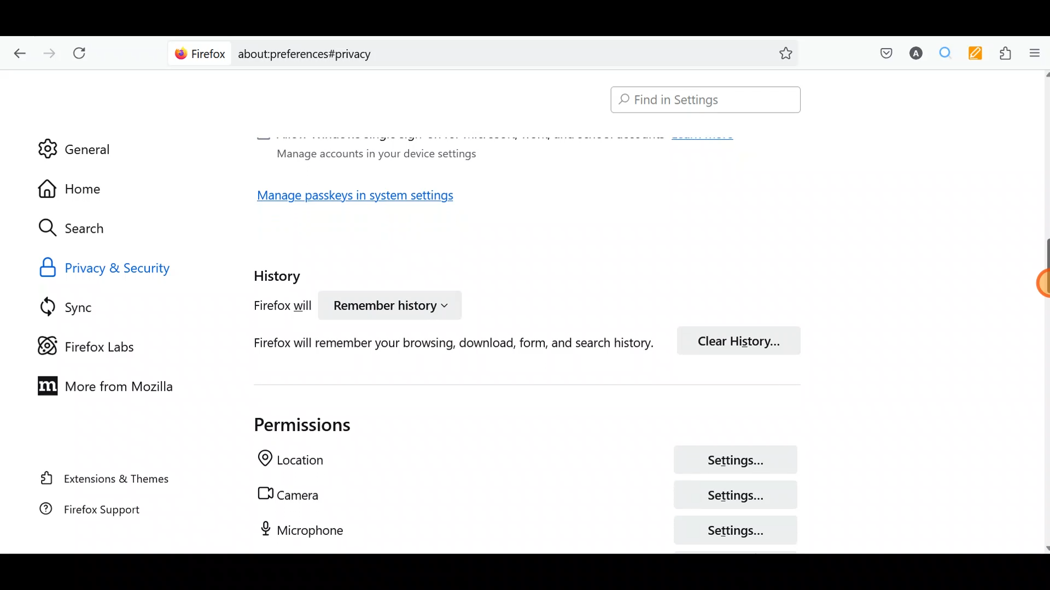 This screenshot has width=1050, height=590. I want to click on More from Mozilla, so click(100, 385).